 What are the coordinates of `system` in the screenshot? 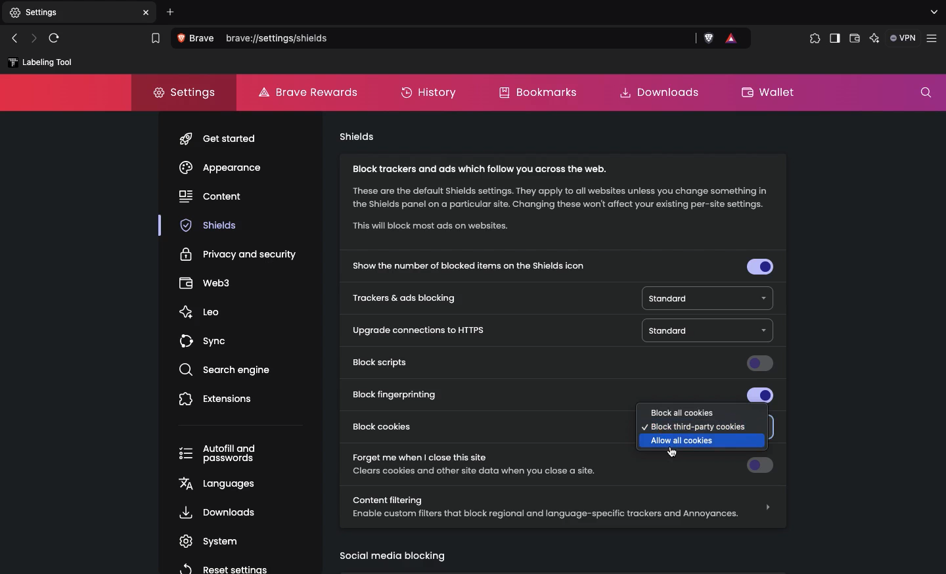 It's located at (213, 541).